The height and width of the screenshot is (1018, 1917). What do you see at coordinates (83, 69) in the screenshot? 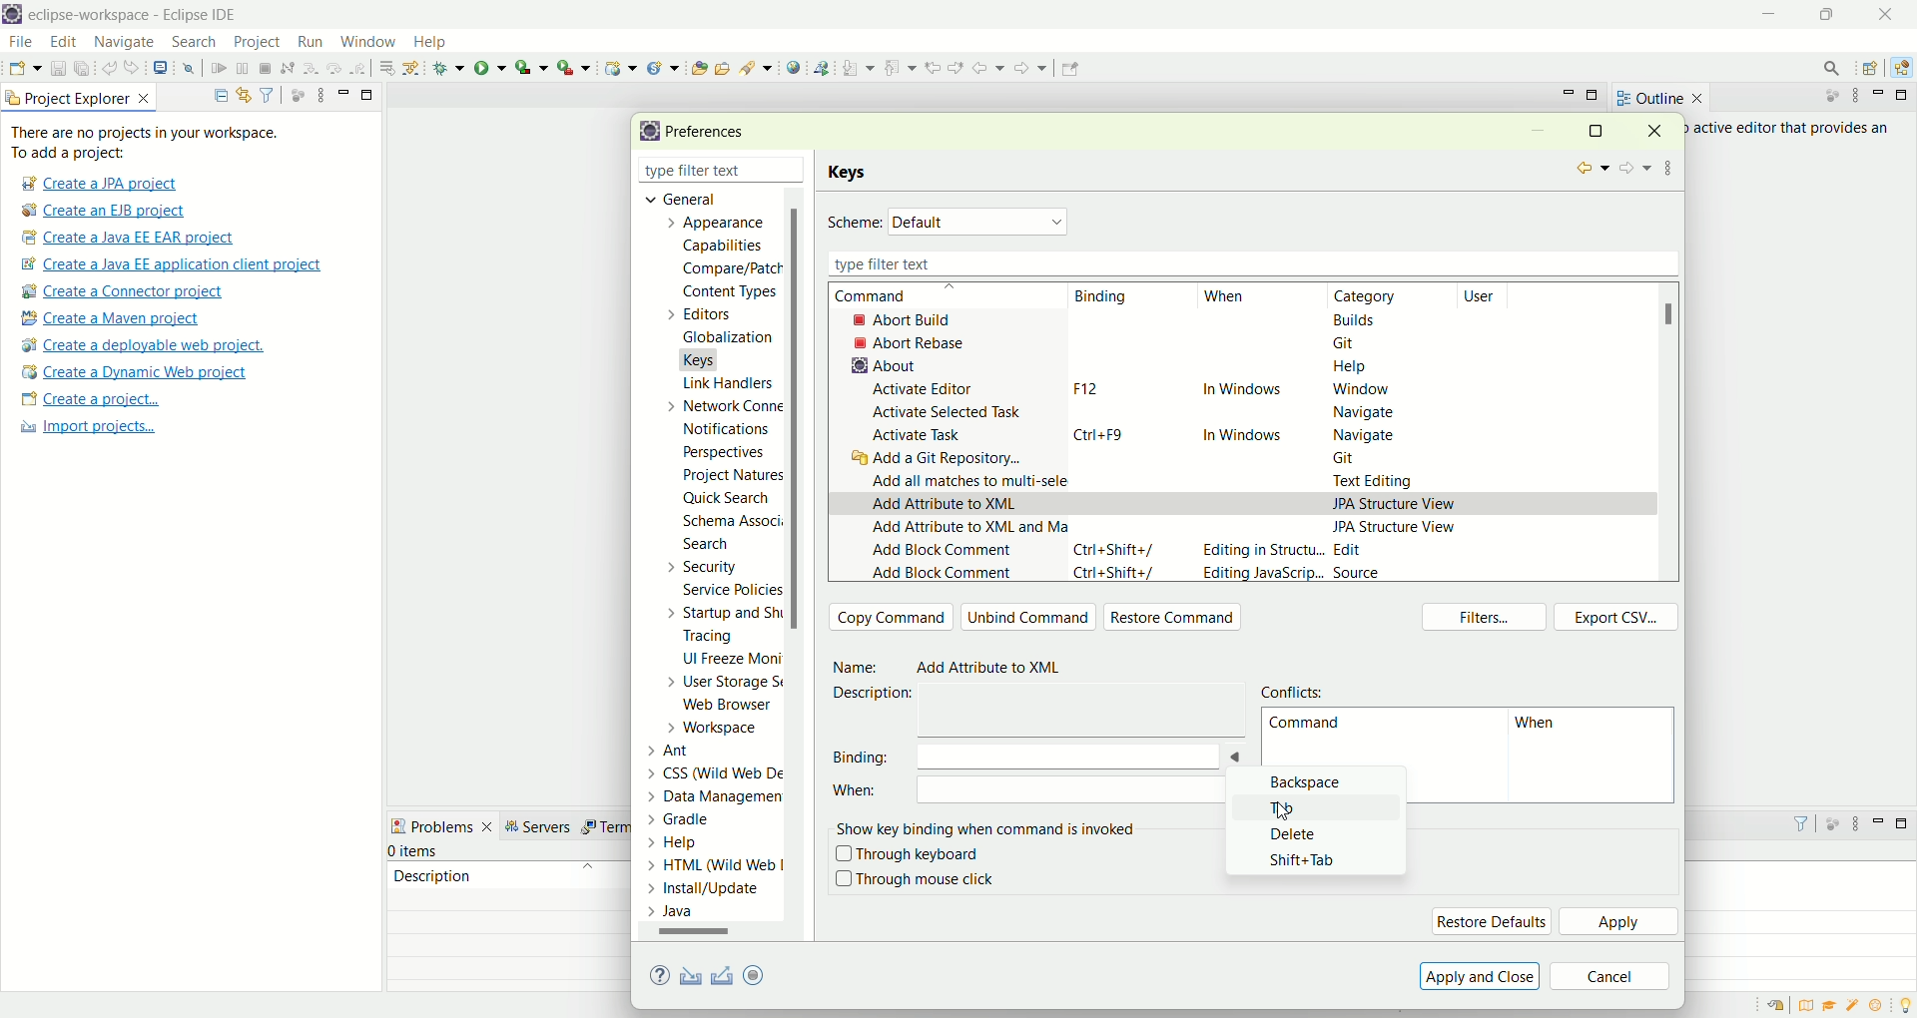
I see `save all` at bounding box center [83, 69].